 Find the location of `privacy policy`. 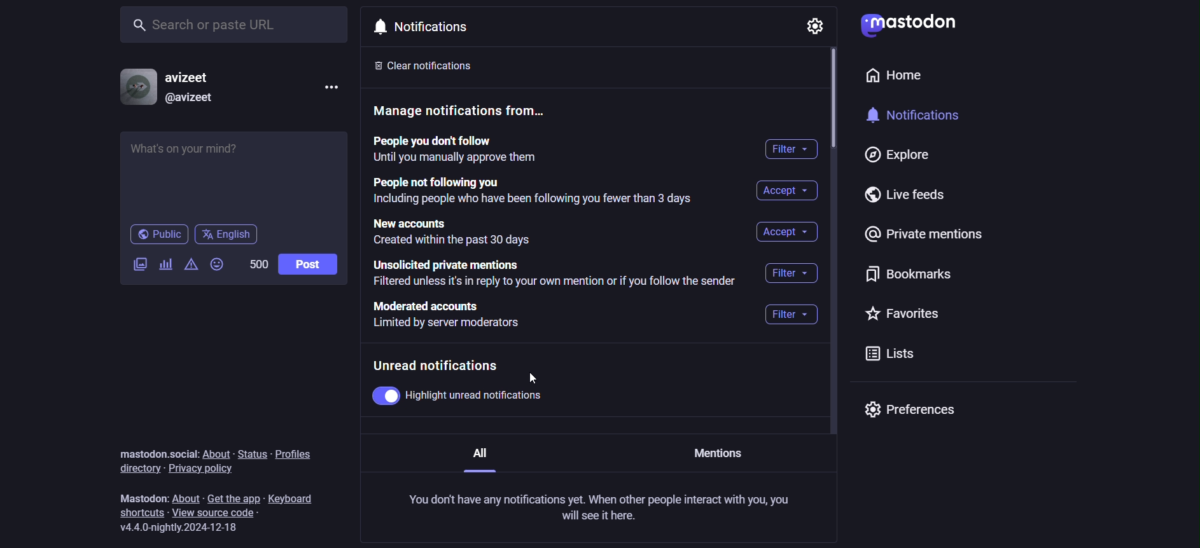

privacy policy is located at coordinates (204, 469).